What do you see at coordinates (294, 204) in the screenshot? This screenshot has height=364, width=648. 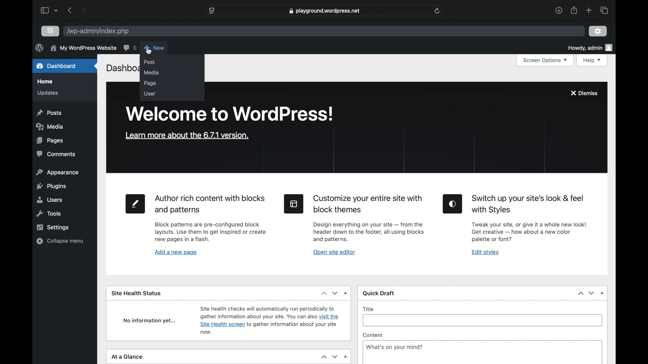 I see `icon` at bounding box center [294, 204].